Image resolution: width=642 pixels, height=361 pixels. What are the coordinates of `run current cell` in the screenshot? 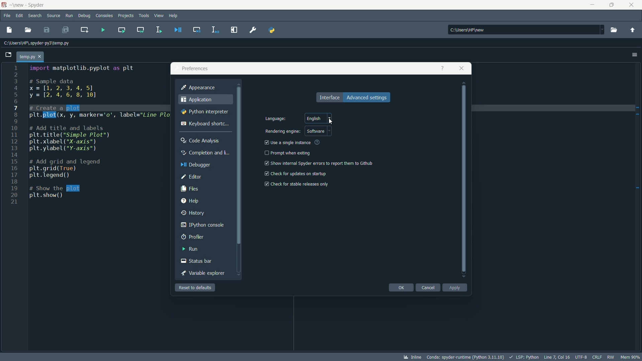 It's located at (121, 30).